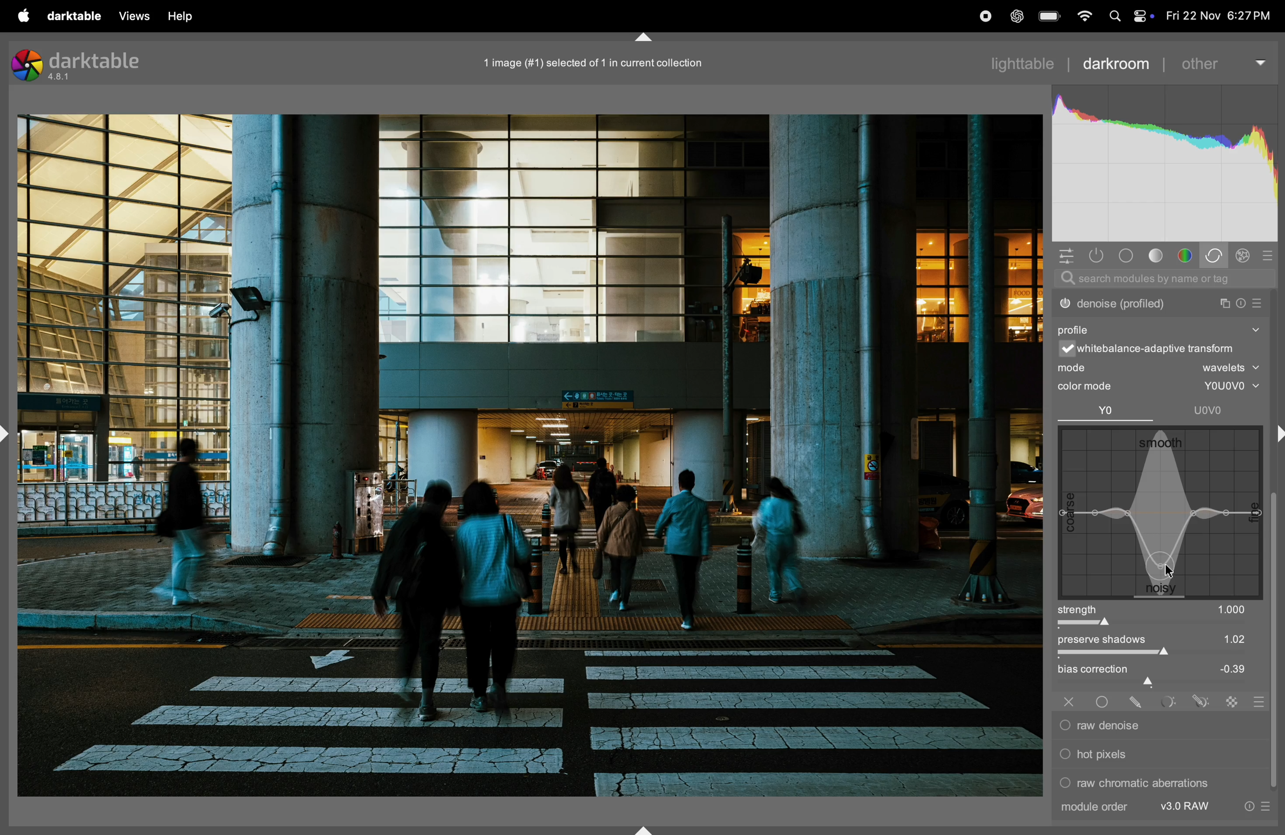 This screenshot has width=1285, height=835. I want to click on views, so click(135, 16).